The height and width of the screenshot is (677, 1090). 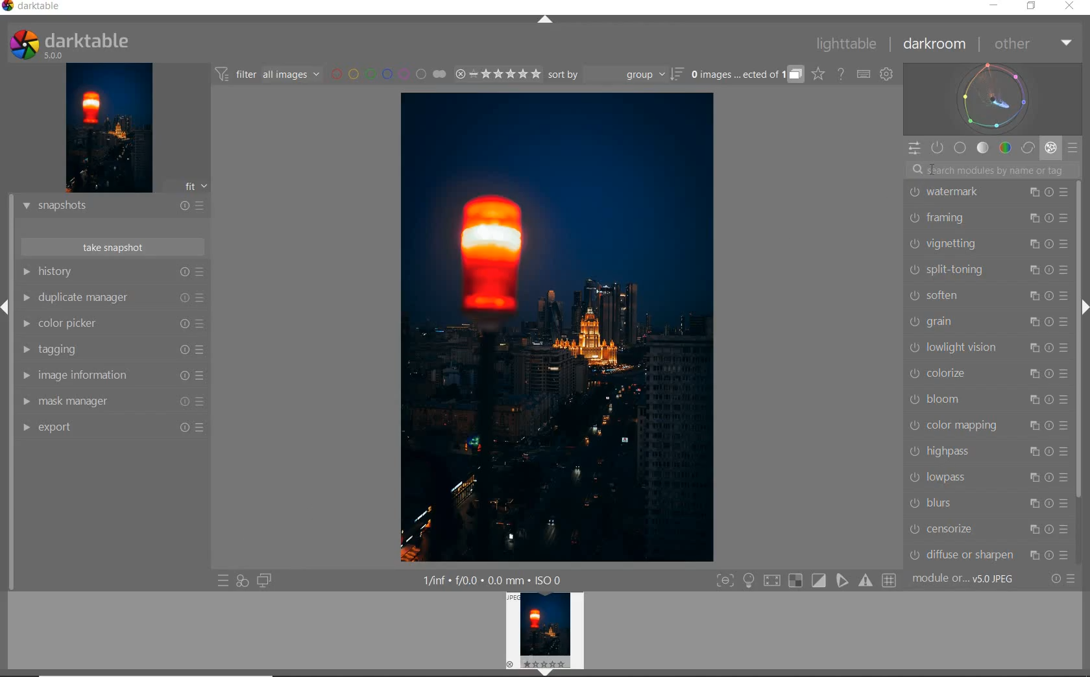 I want to click on IMAGE INFORMATION, so click(x=88, y=377).